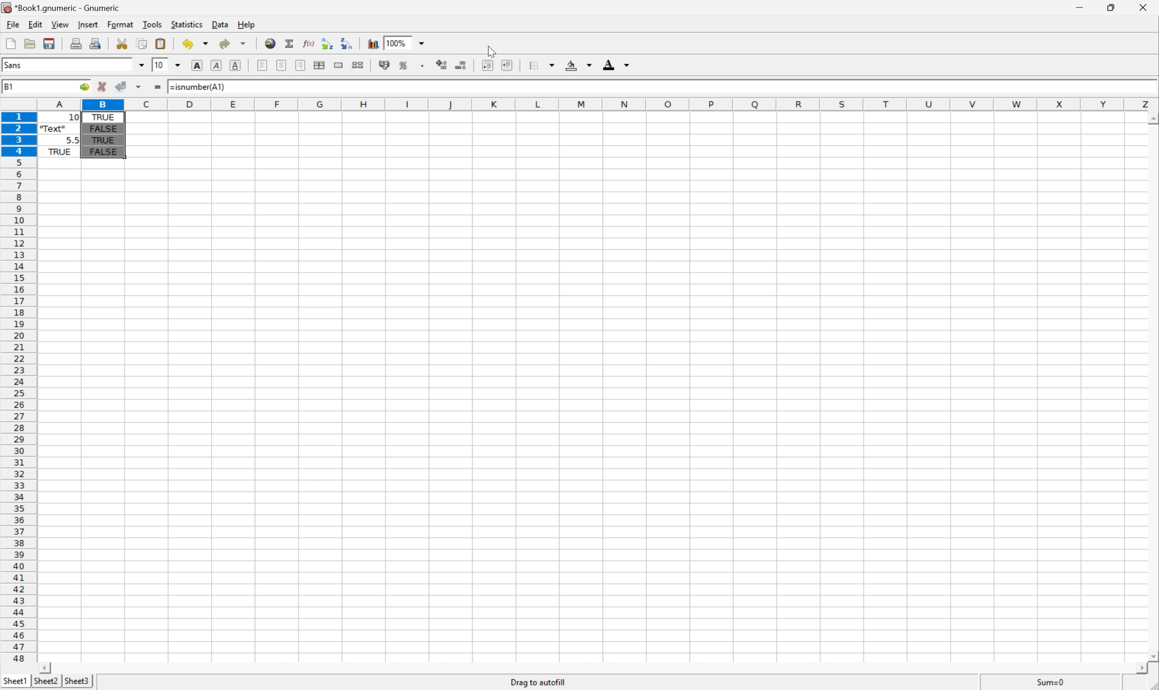 The height and width of the screenshot is (690, 1159). I want to click on Background, so click(578, 64).